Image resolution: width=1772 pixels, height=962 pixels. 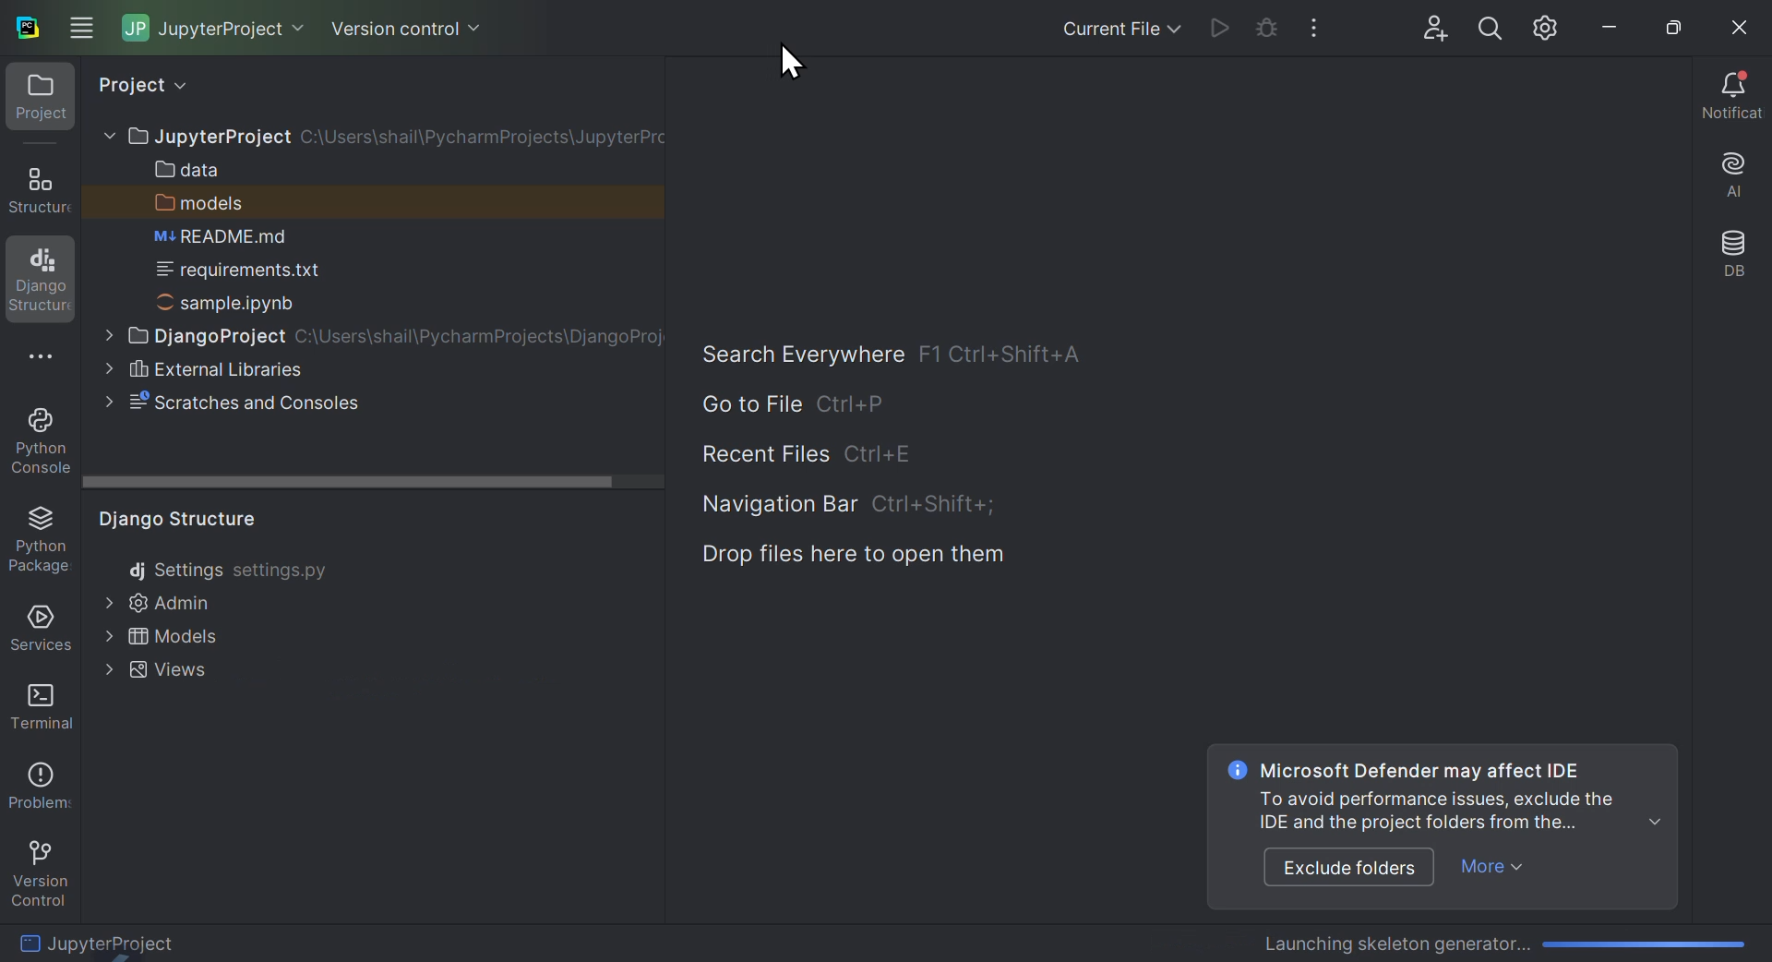 I want to click on Performance suggestion, so click(x=1468, y=795).